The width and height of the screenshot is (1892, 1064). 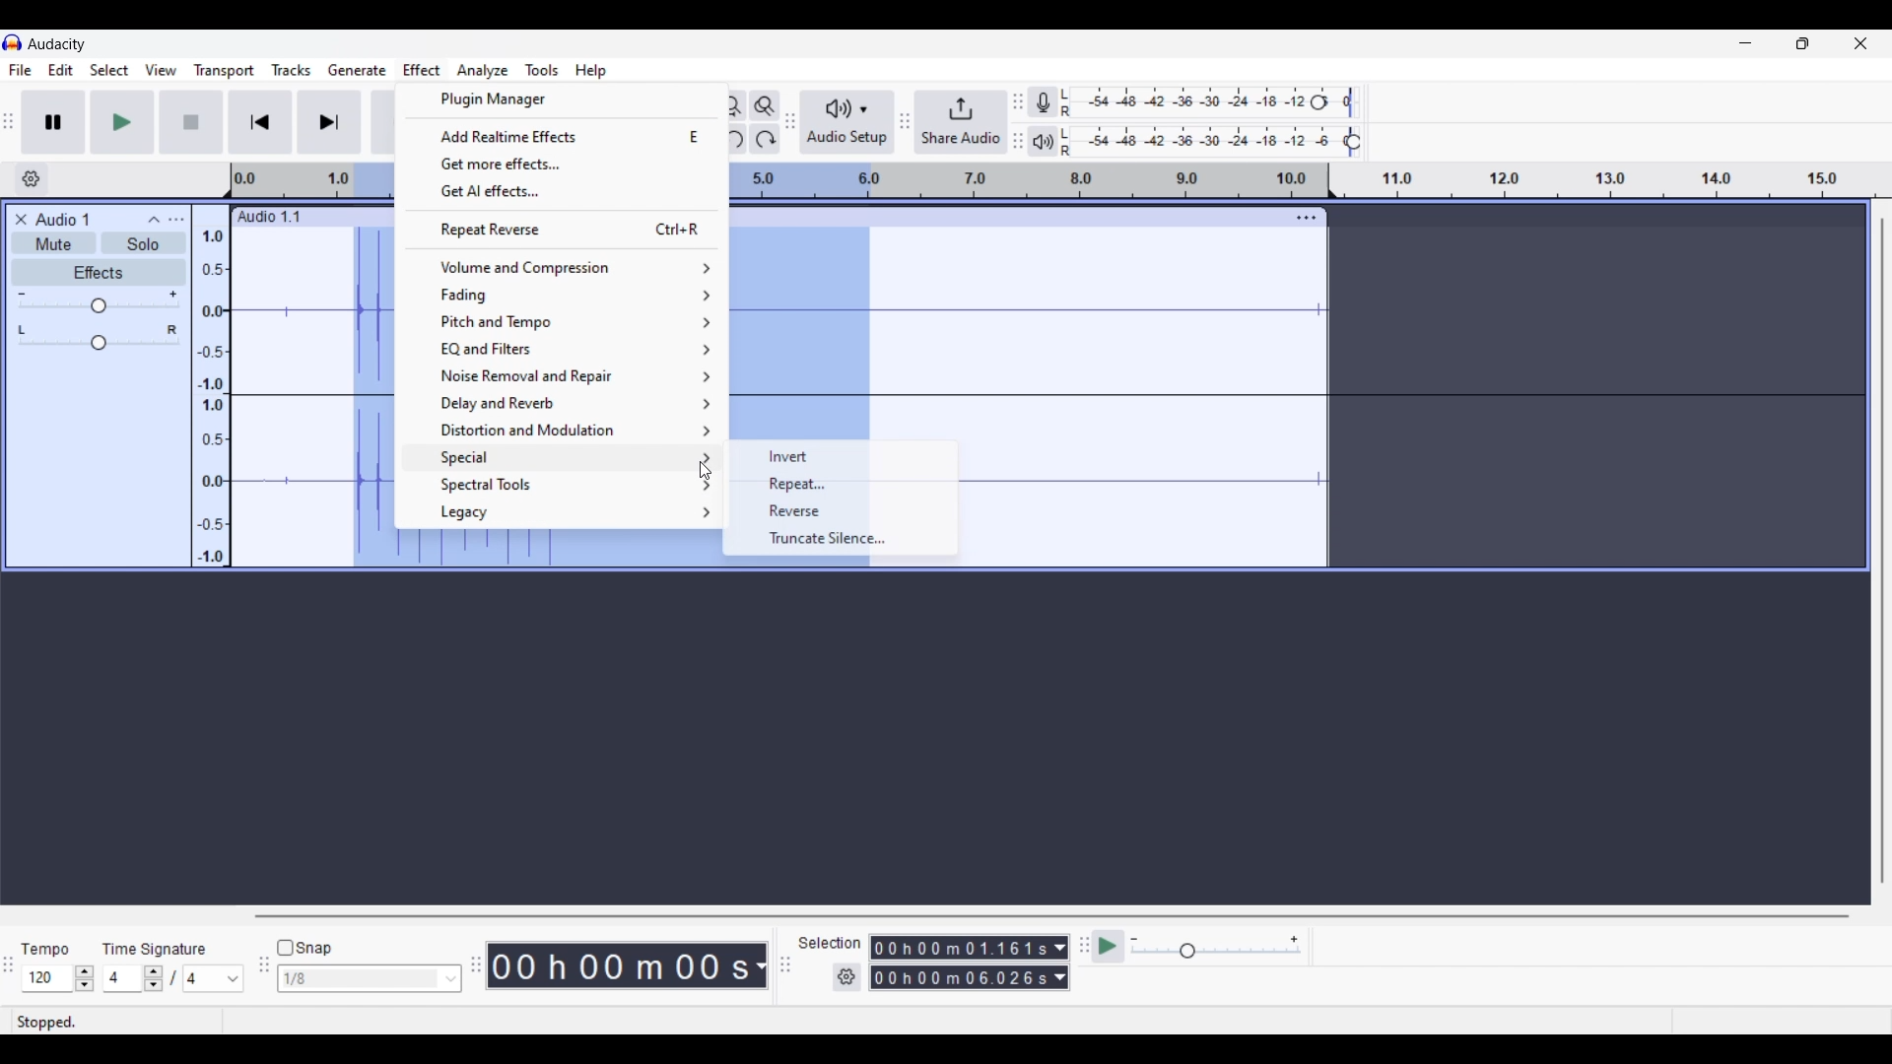 I want to click on Repeat Reverse, so click(x=561, y=229).